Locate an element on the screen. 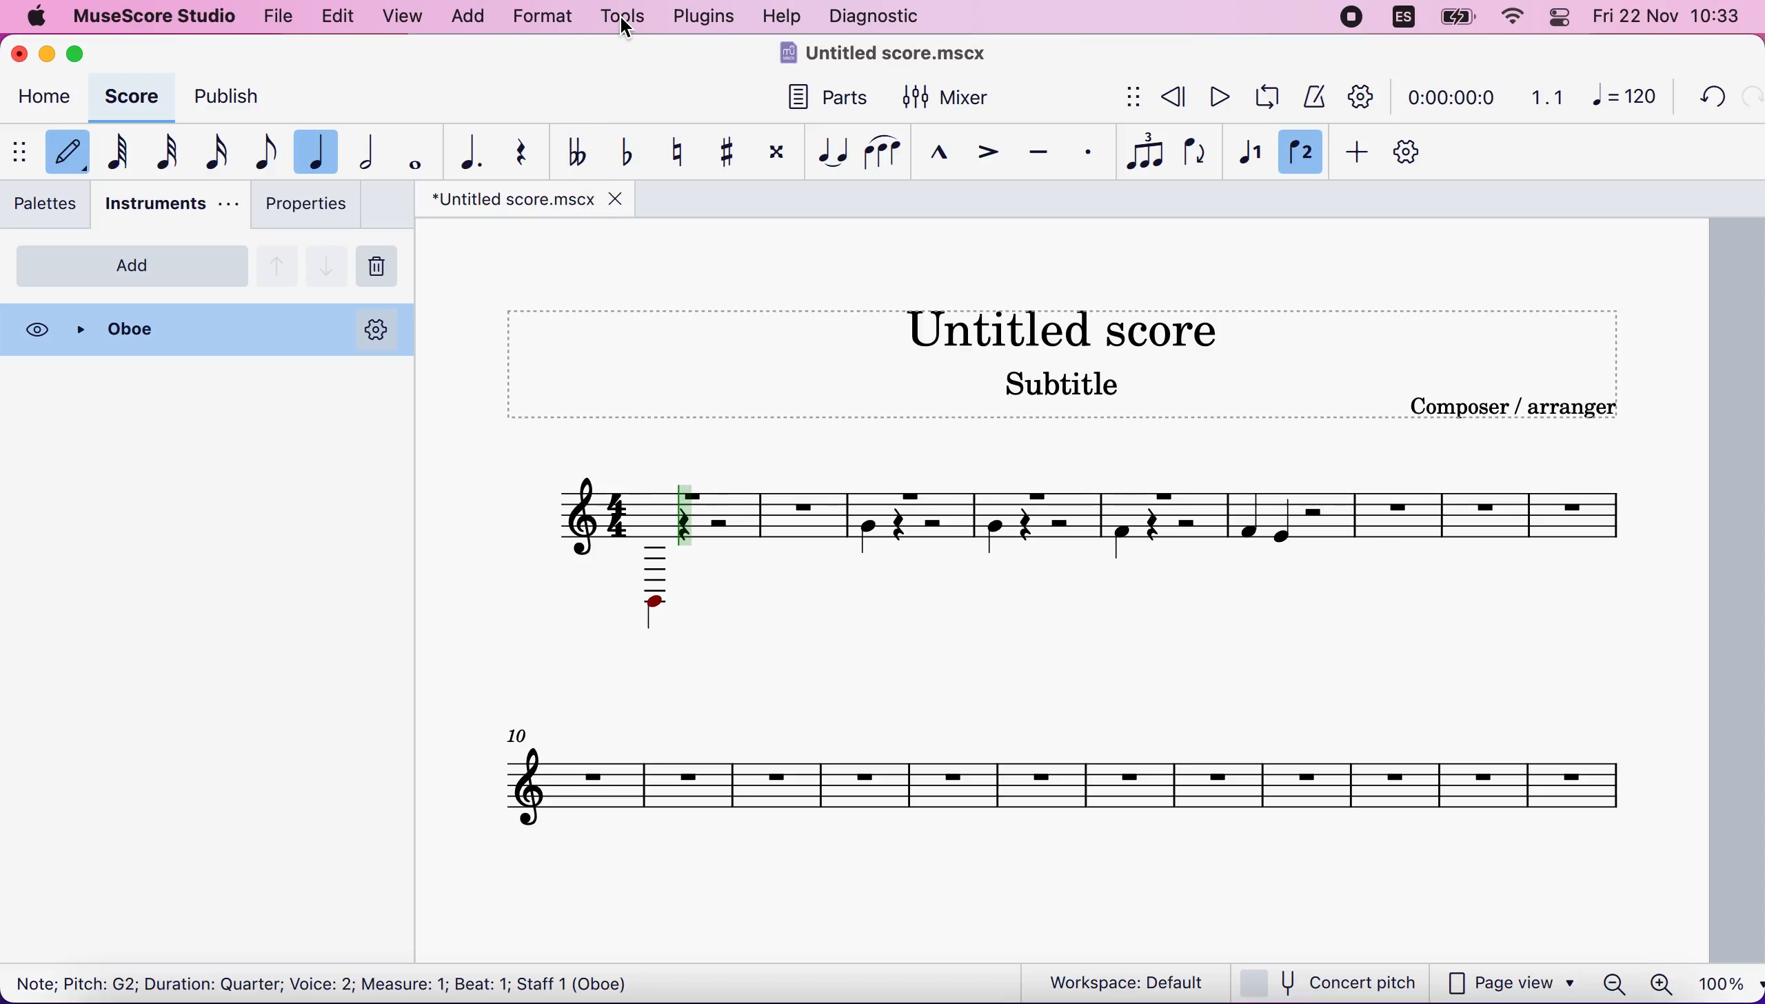 The height and width of the screenshot is (1004, 1765). cursor is located at coordinates (627, 28).